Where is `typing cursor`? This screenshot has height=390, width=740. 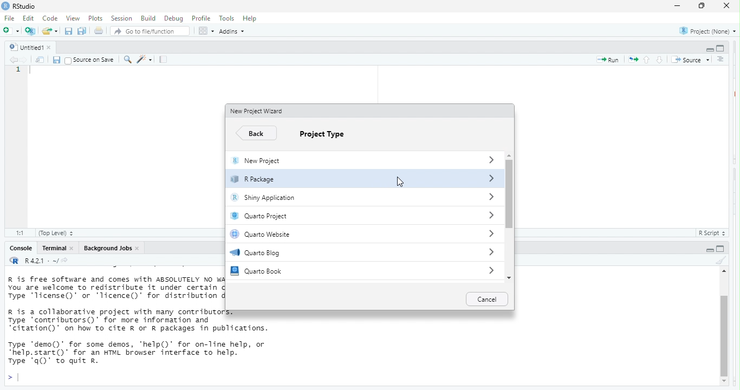
typing cursor is located at coordinates (33, 73).